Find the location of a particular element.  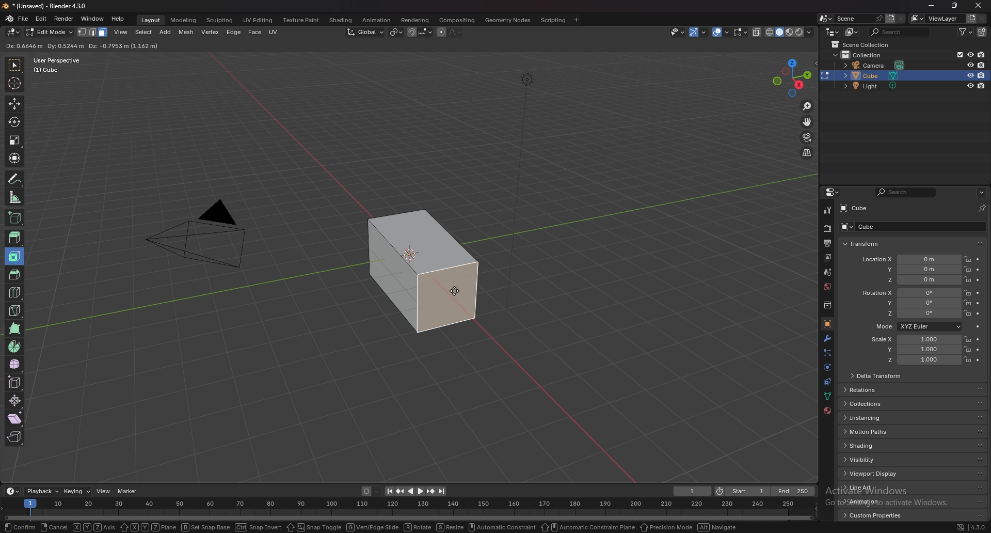

keying is located at coordinates (77, 491).